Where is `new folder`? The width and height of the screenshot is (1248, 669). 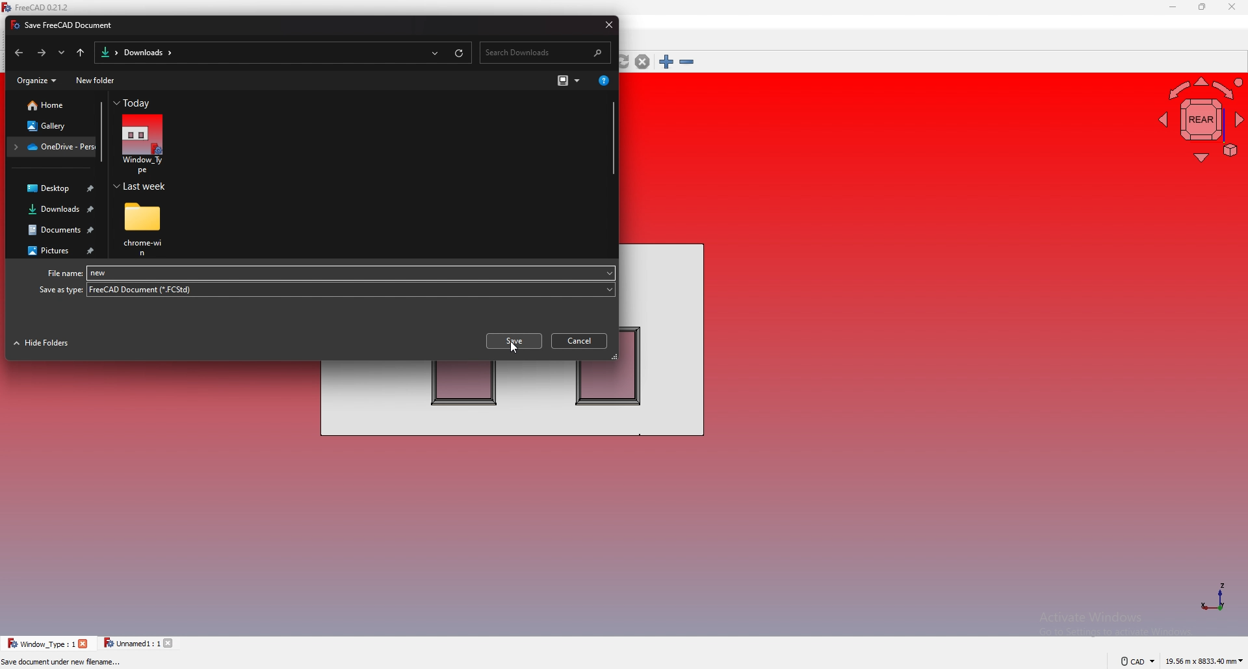 new folder is located at coordinates (96, 82).